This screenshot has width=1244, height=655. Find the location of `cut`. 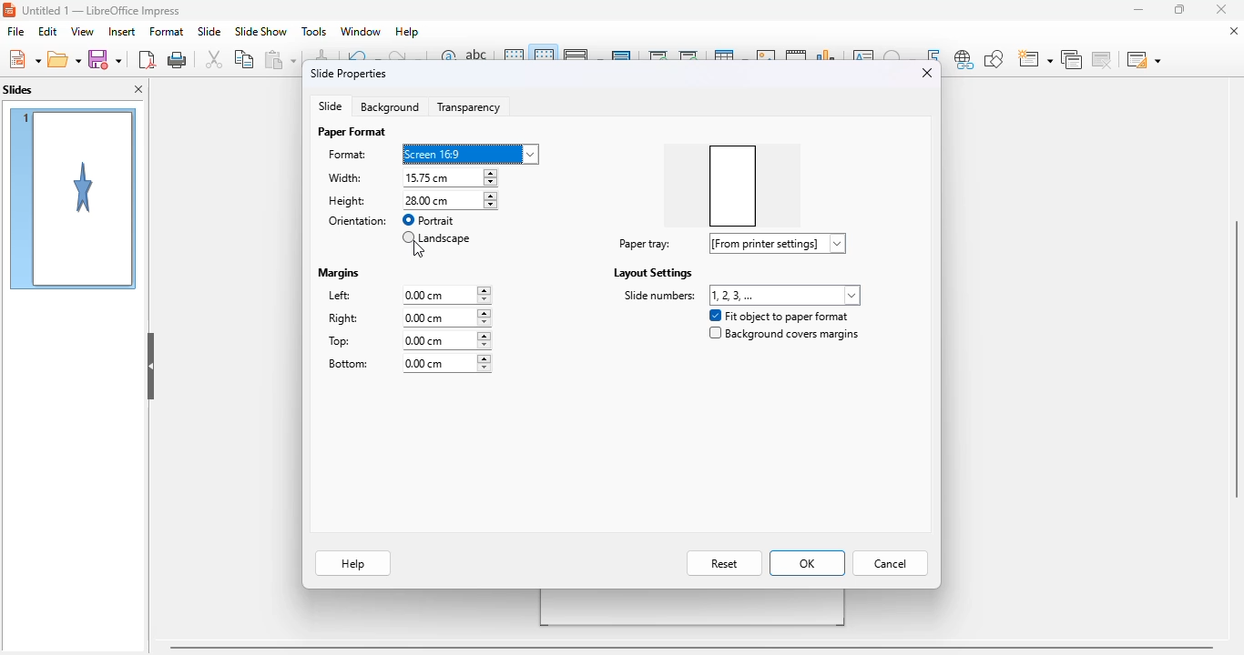

cut is located at coordinates (215, 59).